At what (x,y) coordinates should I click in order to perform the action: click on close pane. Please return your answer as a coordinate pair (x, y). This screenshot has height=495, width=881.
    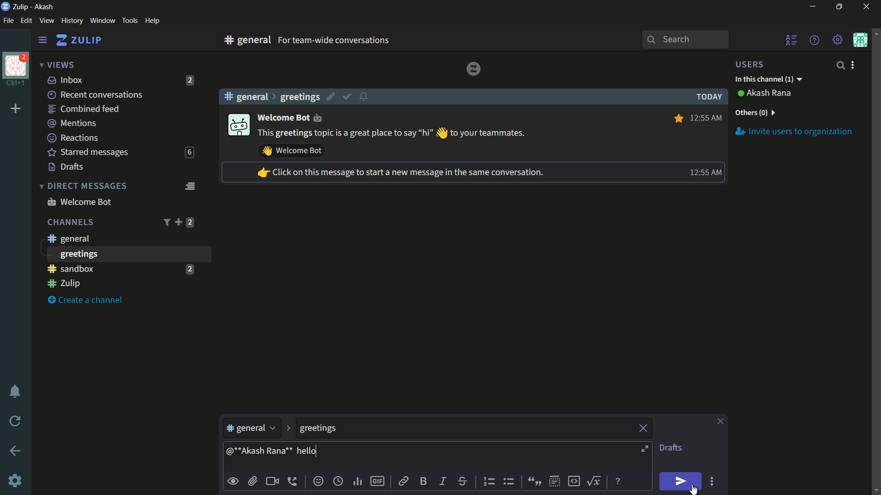
    Looking at the image, I should click on (720, 422).